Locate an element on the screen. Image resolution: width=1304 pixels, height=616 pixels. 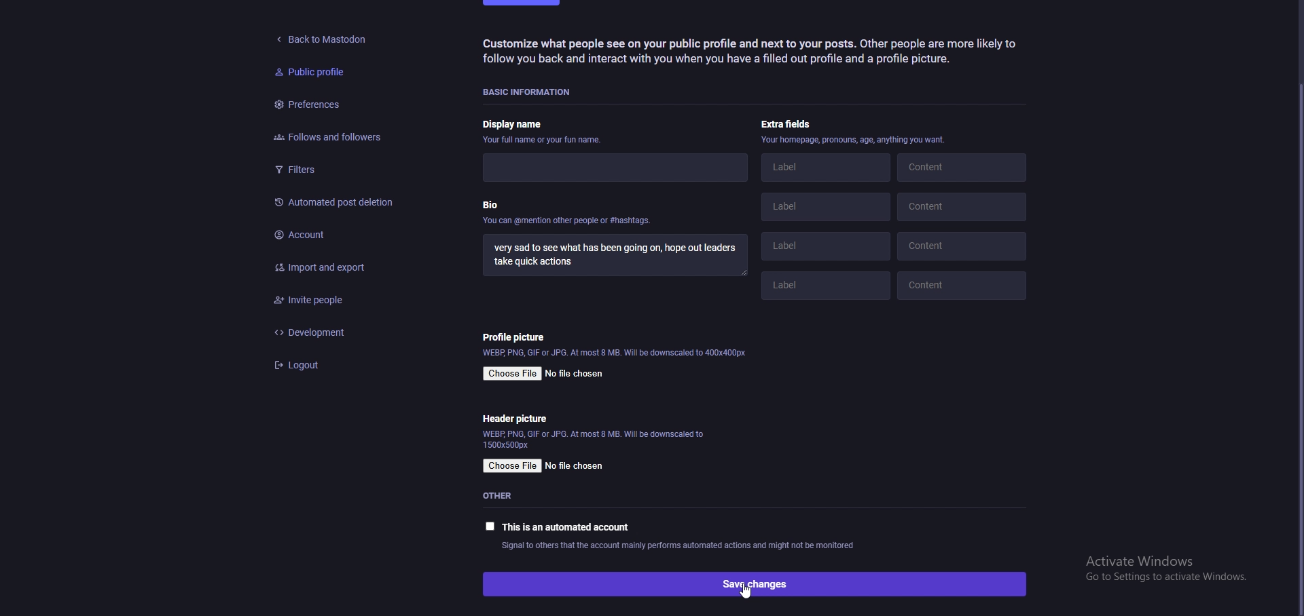
cursor is located at coordinates (747, 593).